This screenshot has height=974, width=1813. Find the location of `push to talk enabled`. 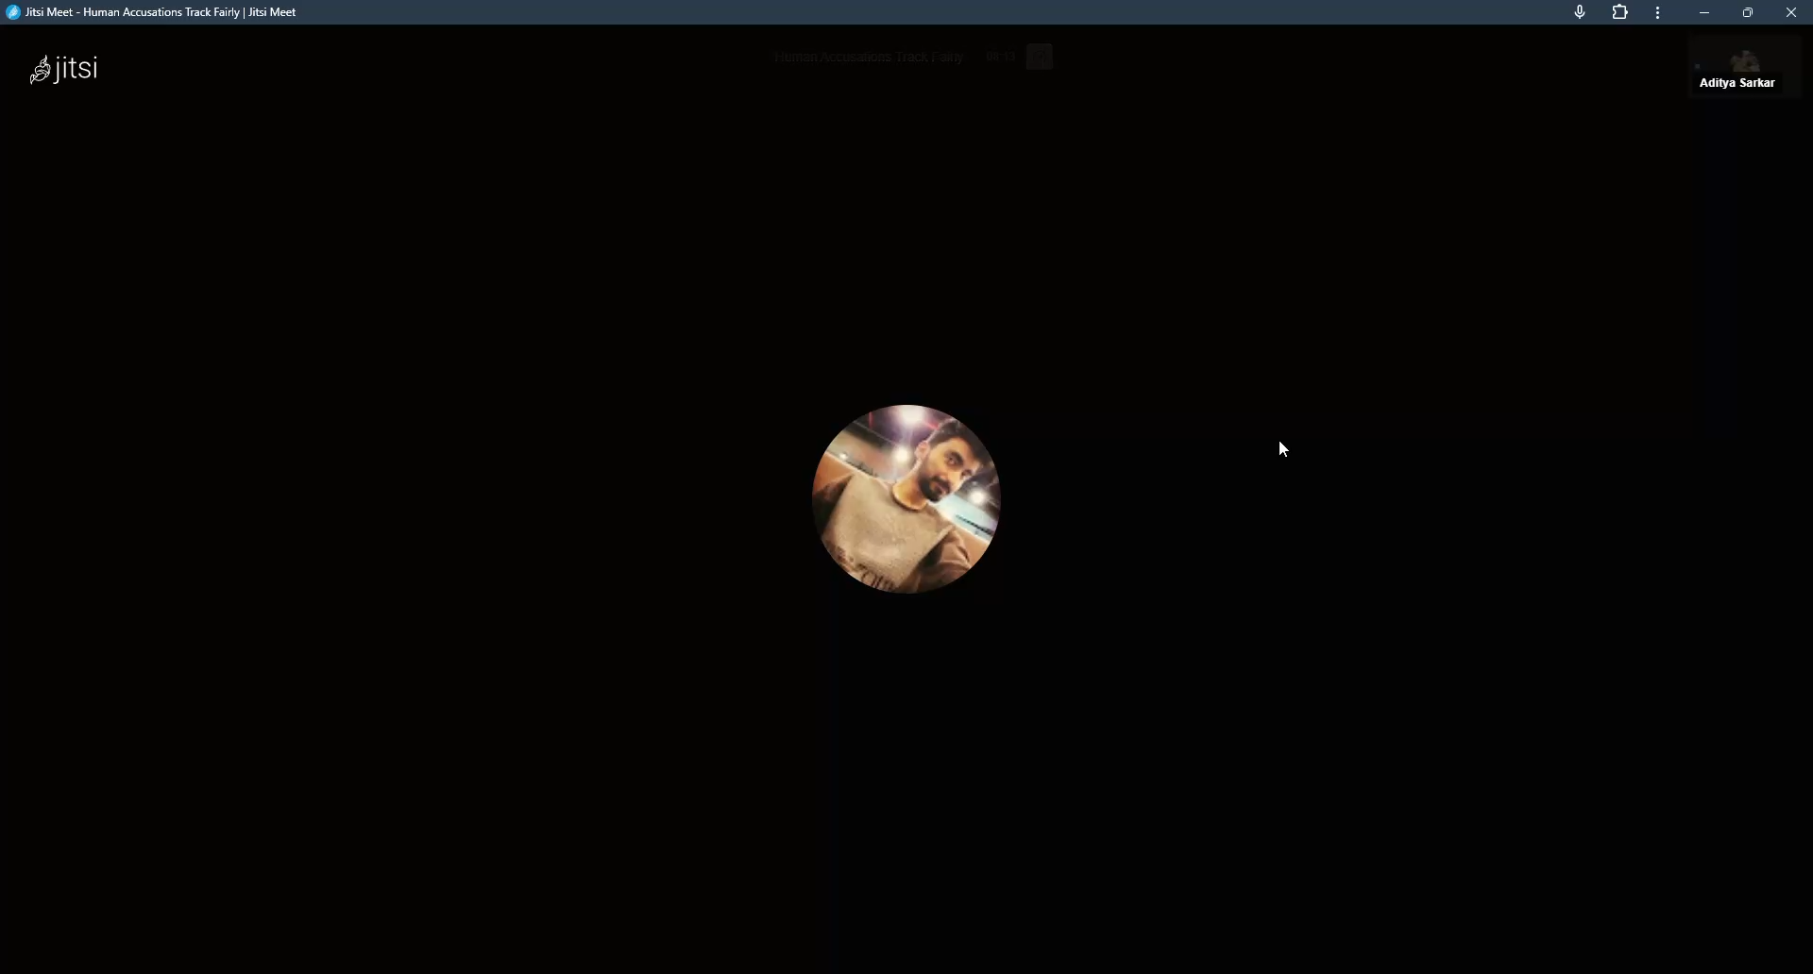

push to talk enabled is located at coordinates (1746, 73).